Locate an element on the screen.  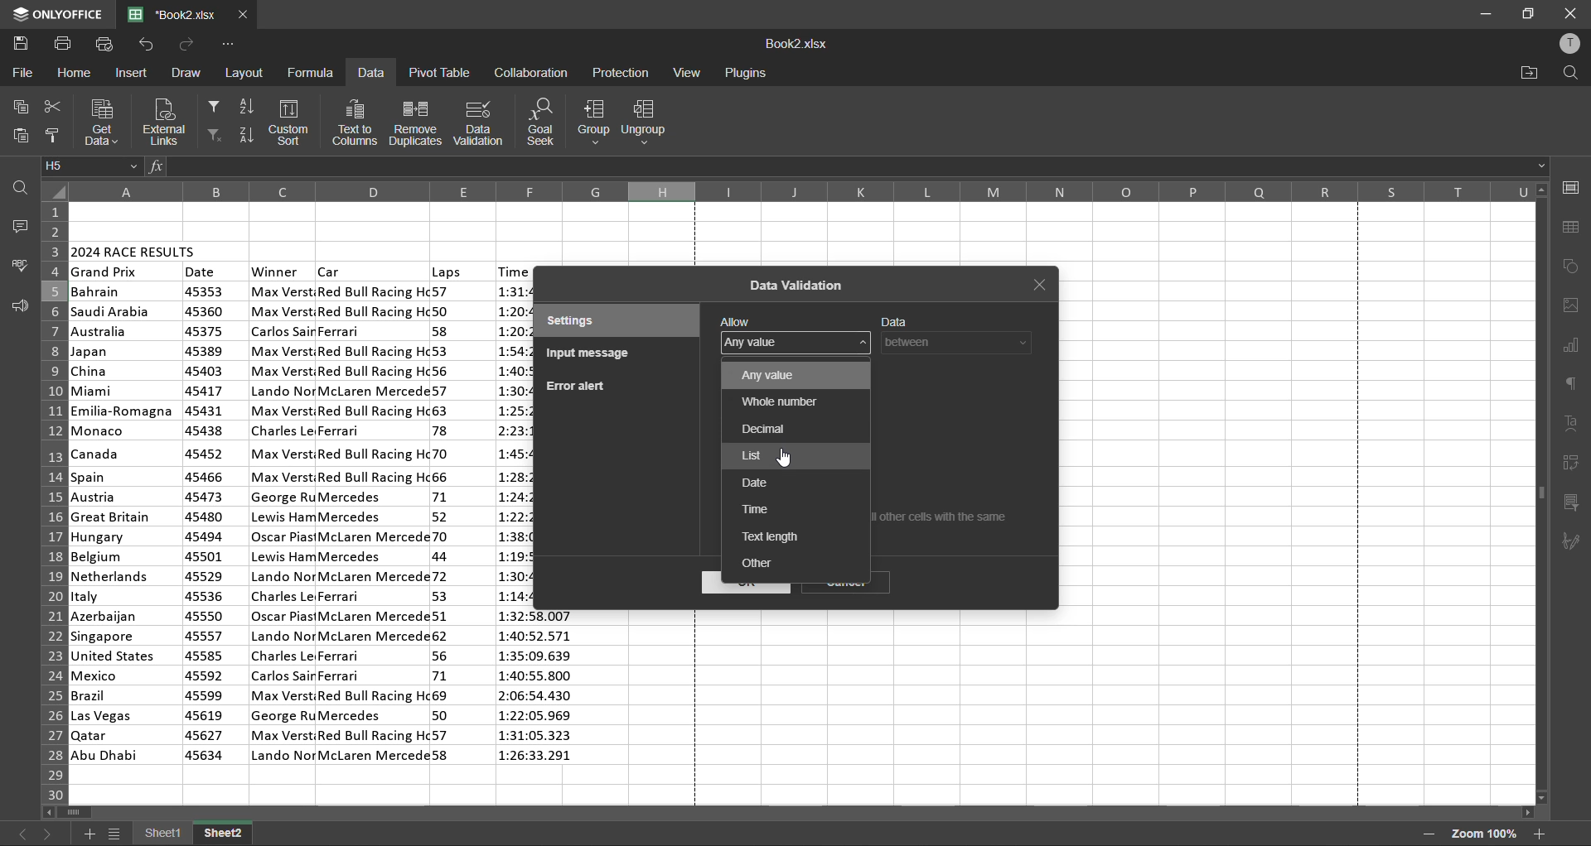
home is located at coordinates (75, 75).